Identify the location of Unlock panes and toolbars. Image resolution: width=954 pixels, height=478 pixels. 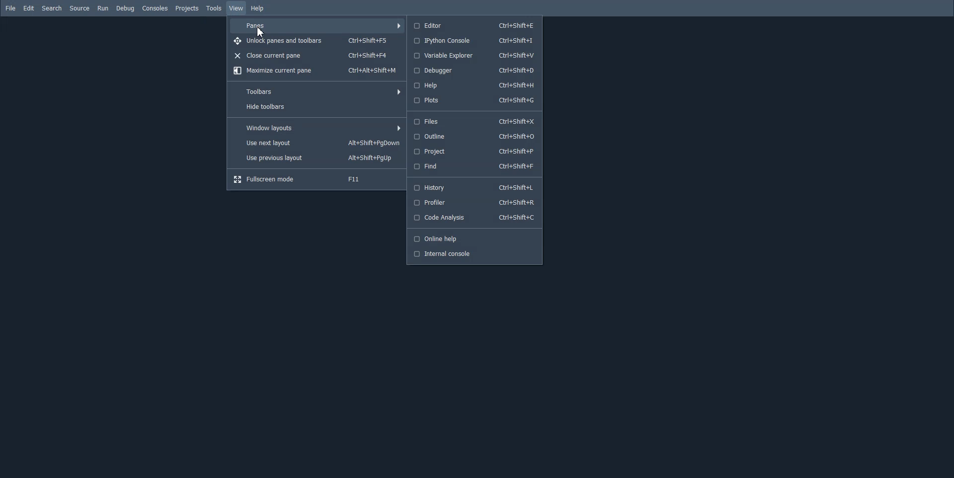
(317, 40).